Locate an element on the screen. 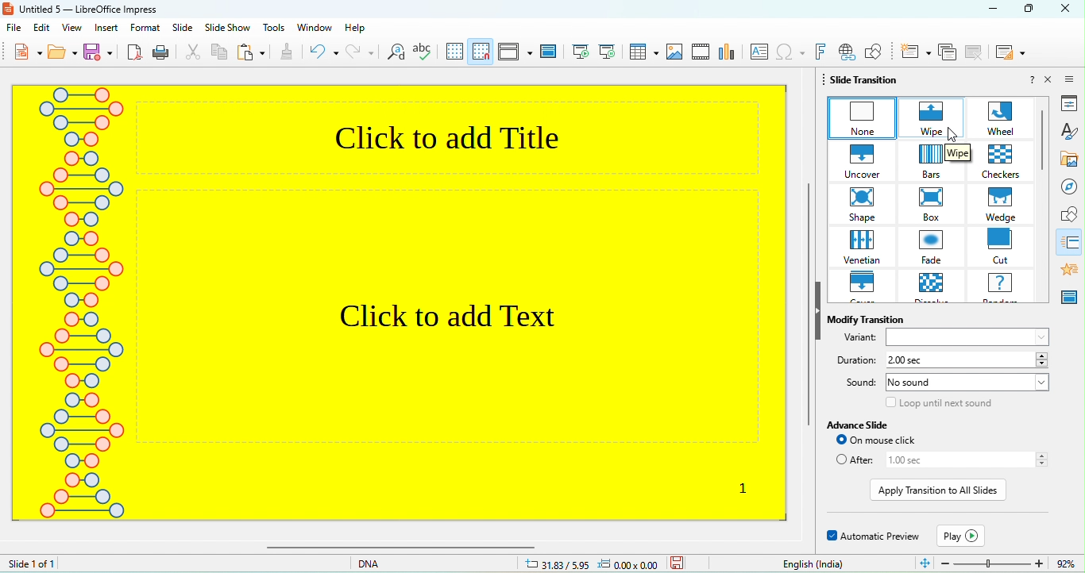  click to add text is located at coordinates (446, 314).